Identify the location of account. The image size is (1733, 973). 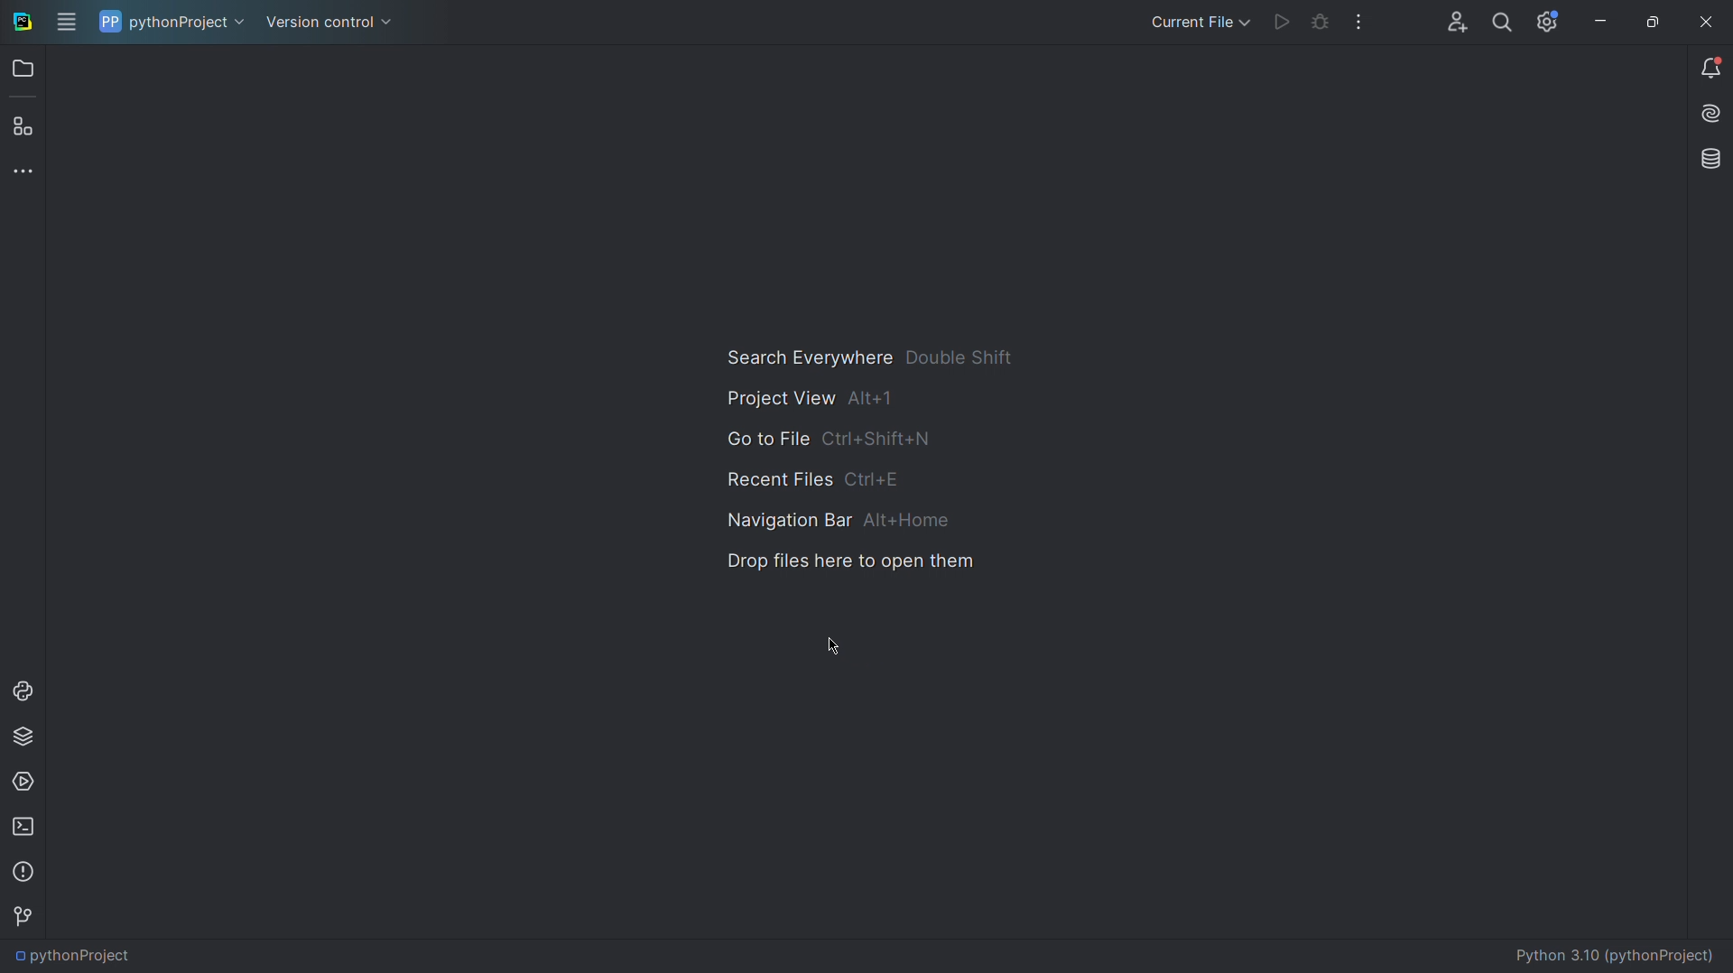
(1458, 20).